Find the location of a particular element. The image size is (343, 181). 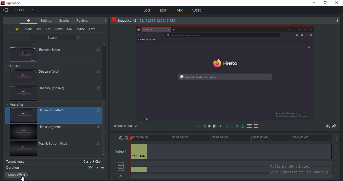

text is located at coordinates (93, 29).